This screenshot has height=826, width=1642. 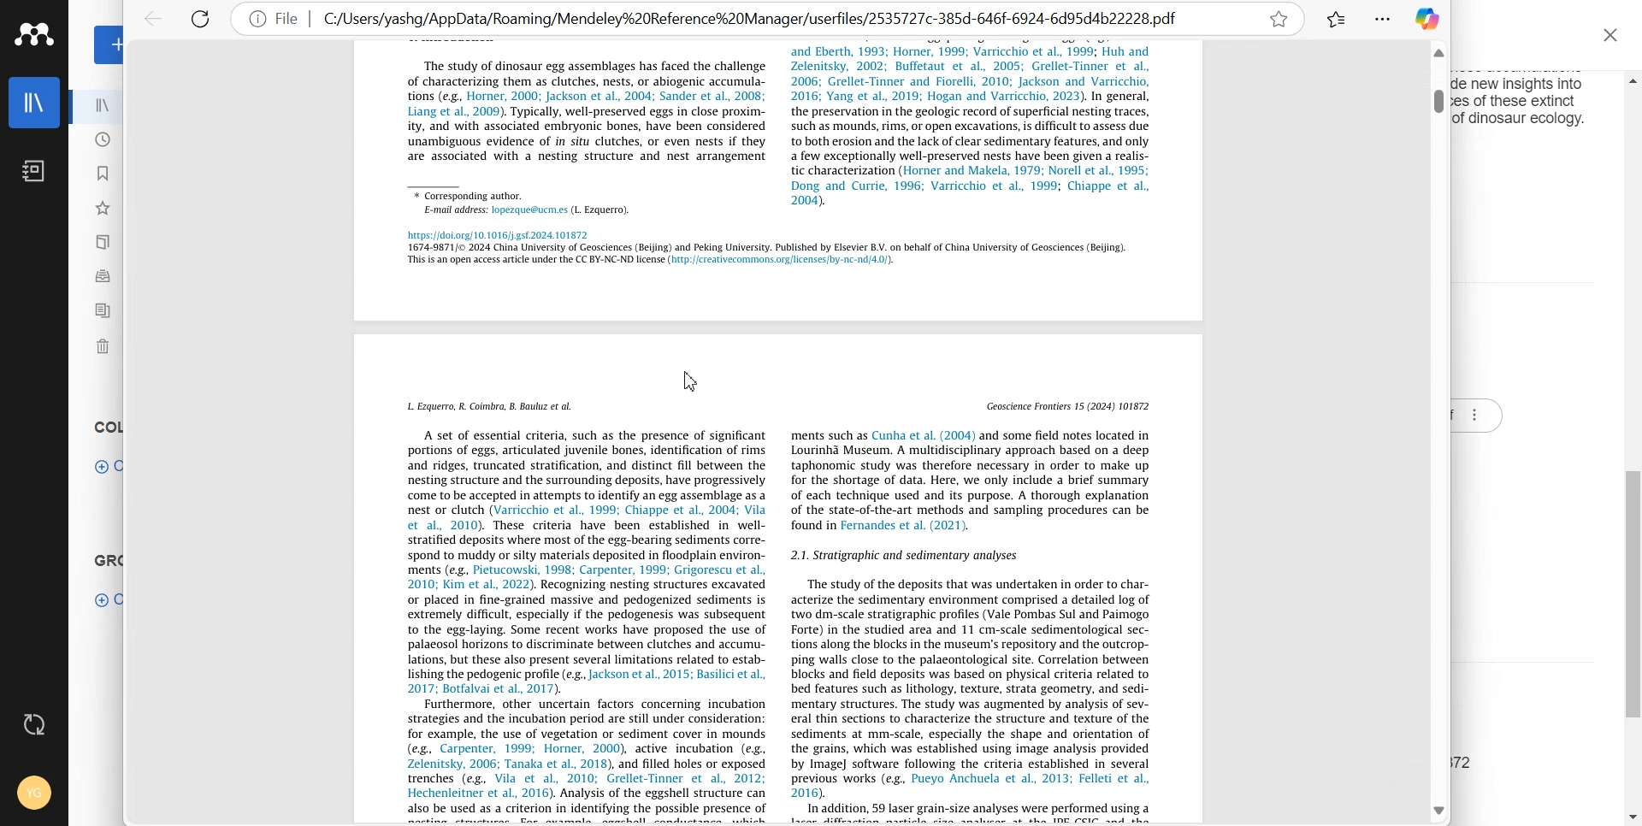 What do you see at coordinates (1443, 811) in the screenshot?
I see `Scroll down` at bounding box center [1443, 811].